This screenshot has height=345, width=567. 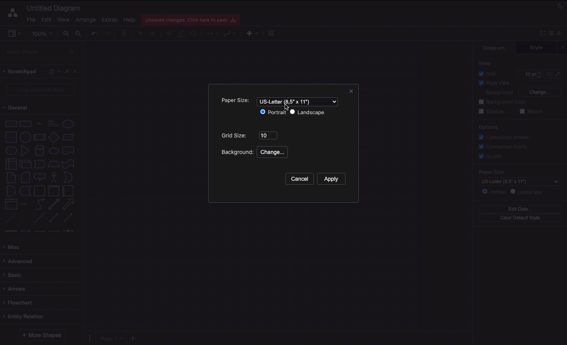 I want to click on Rounded rectangle, so click(x=26, y=123).